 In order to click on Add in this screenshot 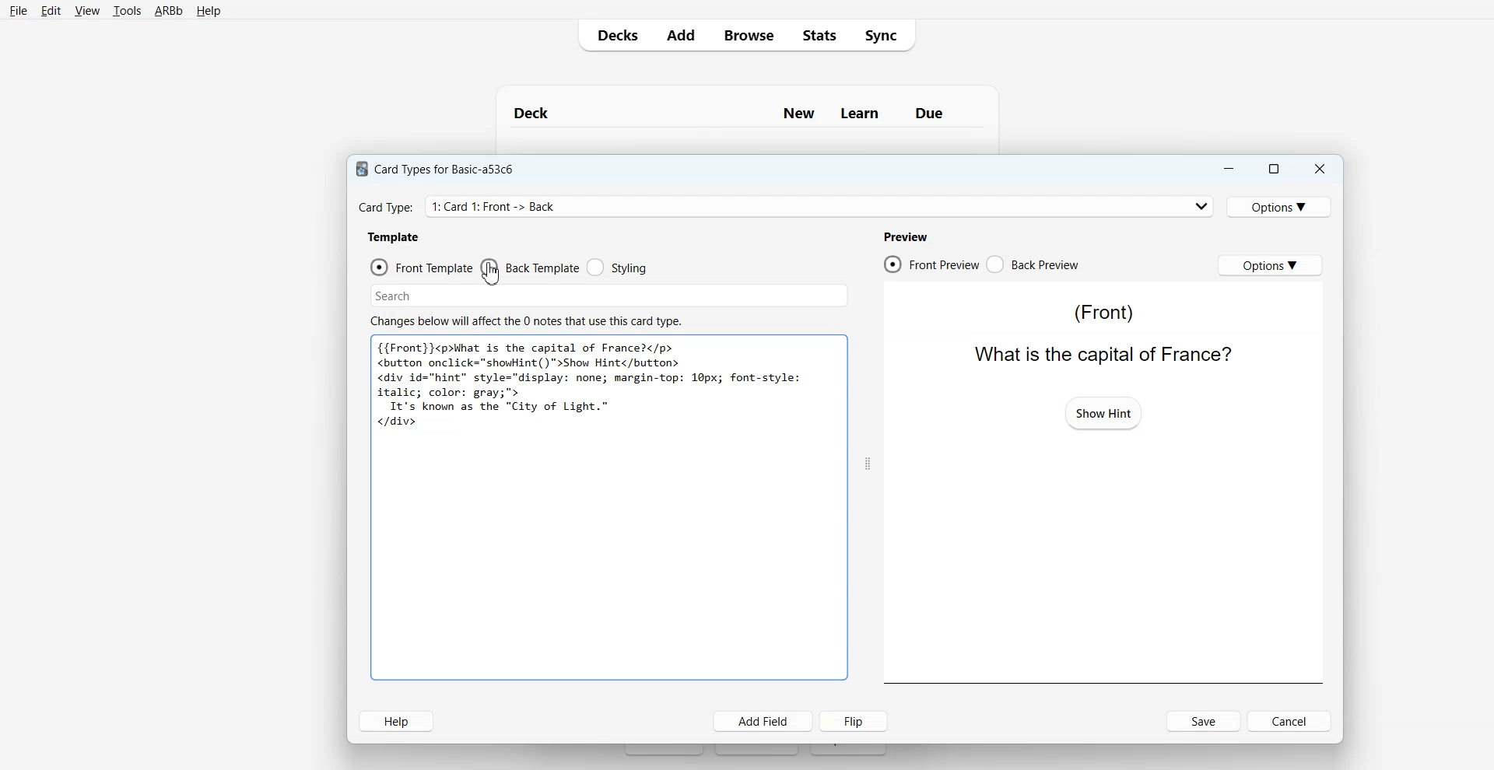, I will do `click(680, 35)`.